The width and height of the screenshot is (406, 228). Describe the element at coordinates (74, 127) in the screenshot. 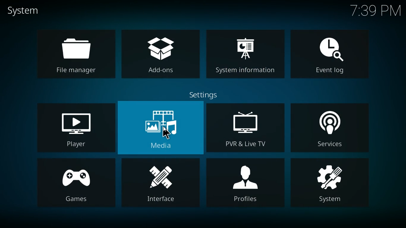

I see `player` at that location.